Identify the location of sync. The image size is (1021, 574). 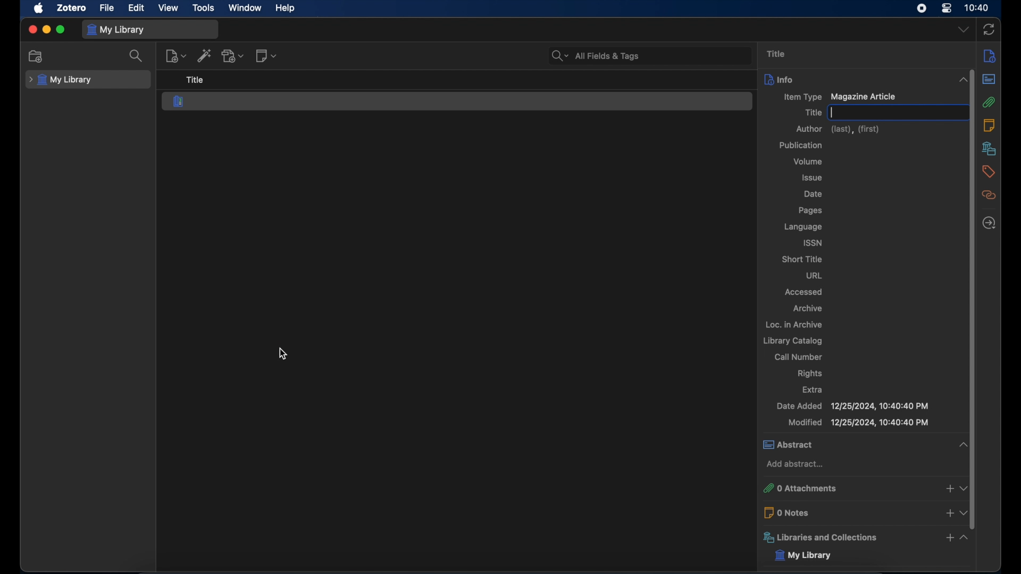
(989, 30).